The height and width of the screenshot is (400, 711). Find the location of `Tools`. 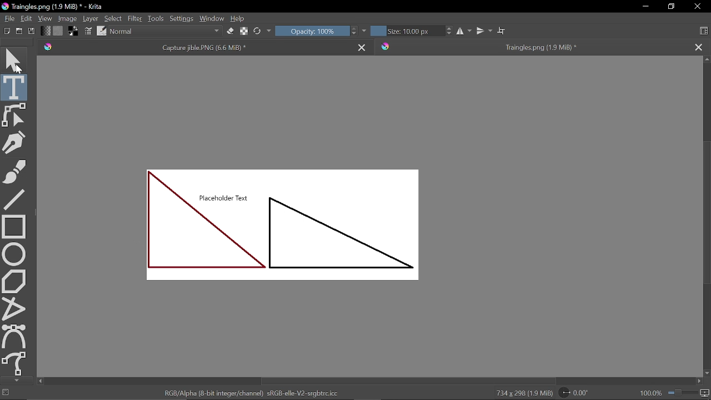

Tools is located at coordinates (156, 18).